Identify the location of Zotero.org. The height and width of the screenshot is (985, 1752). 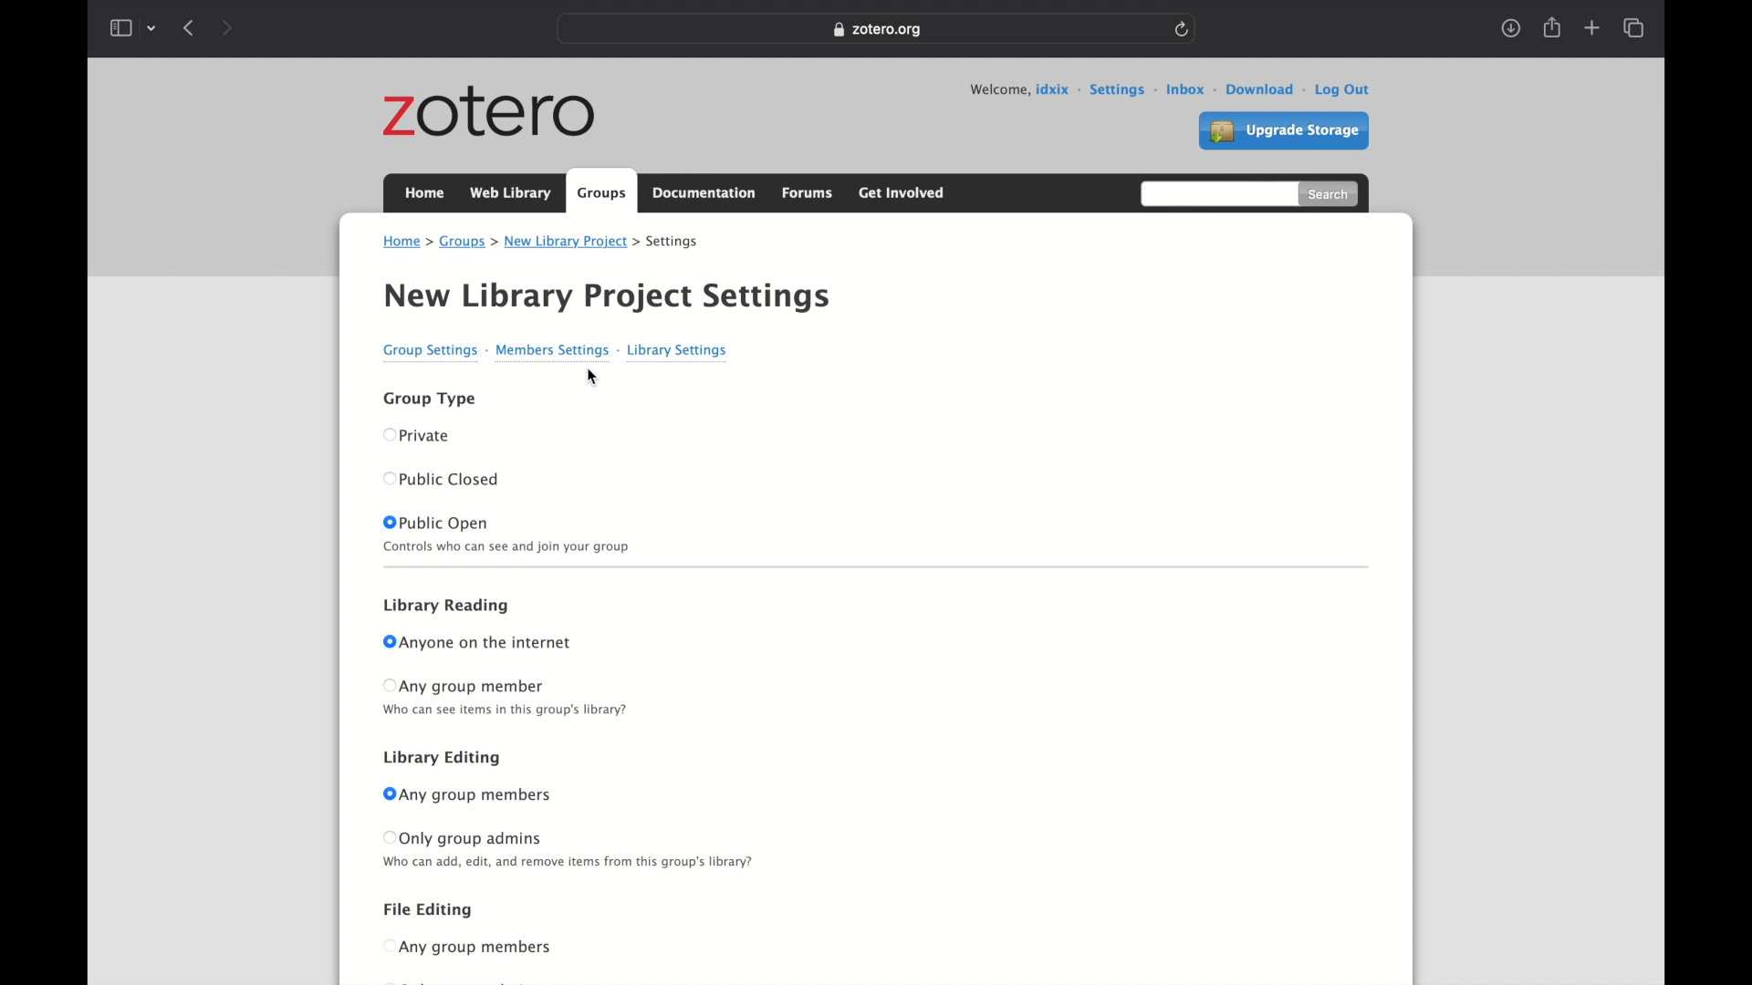
(878, 30).